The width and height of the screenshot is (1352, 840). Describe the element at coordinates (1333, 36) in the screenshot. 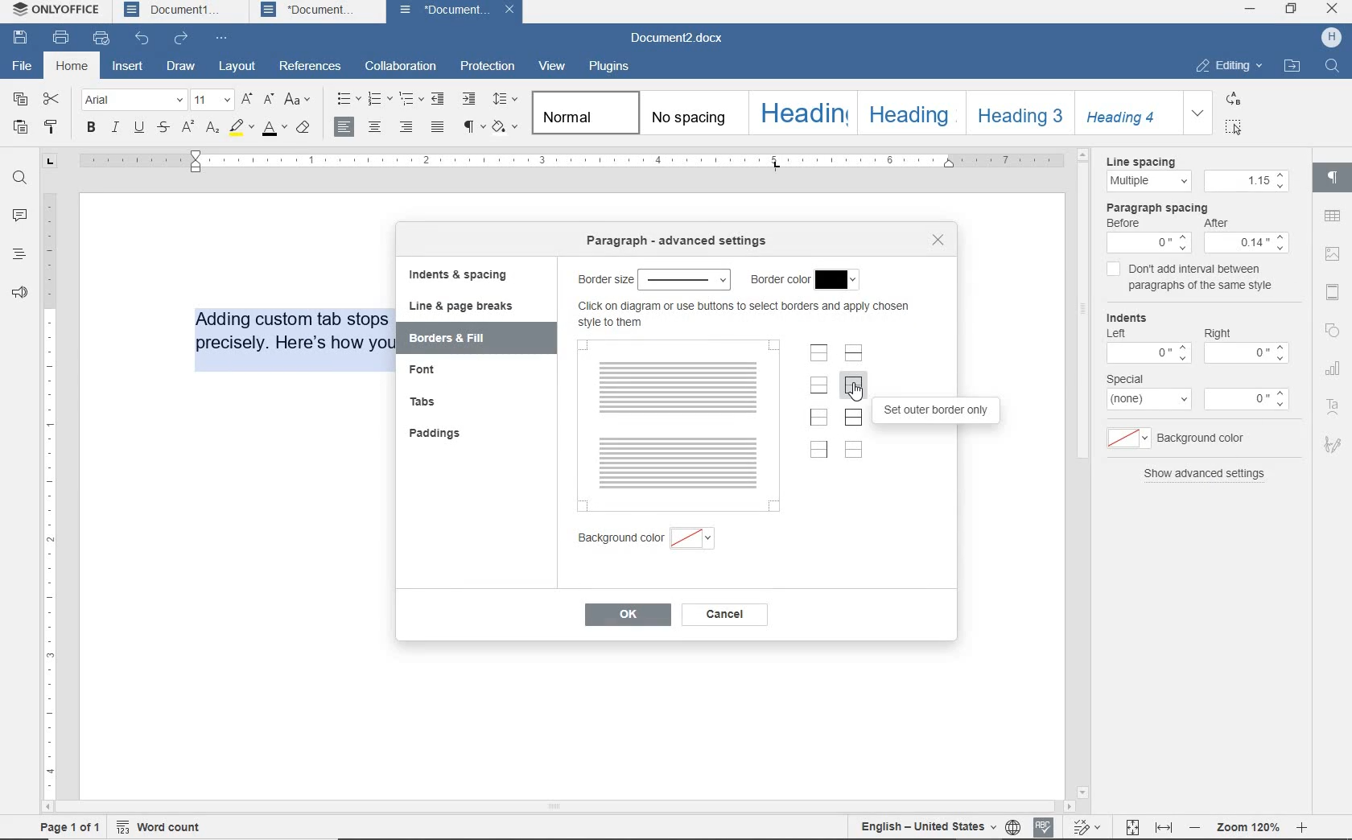

I see `profile` at that location.